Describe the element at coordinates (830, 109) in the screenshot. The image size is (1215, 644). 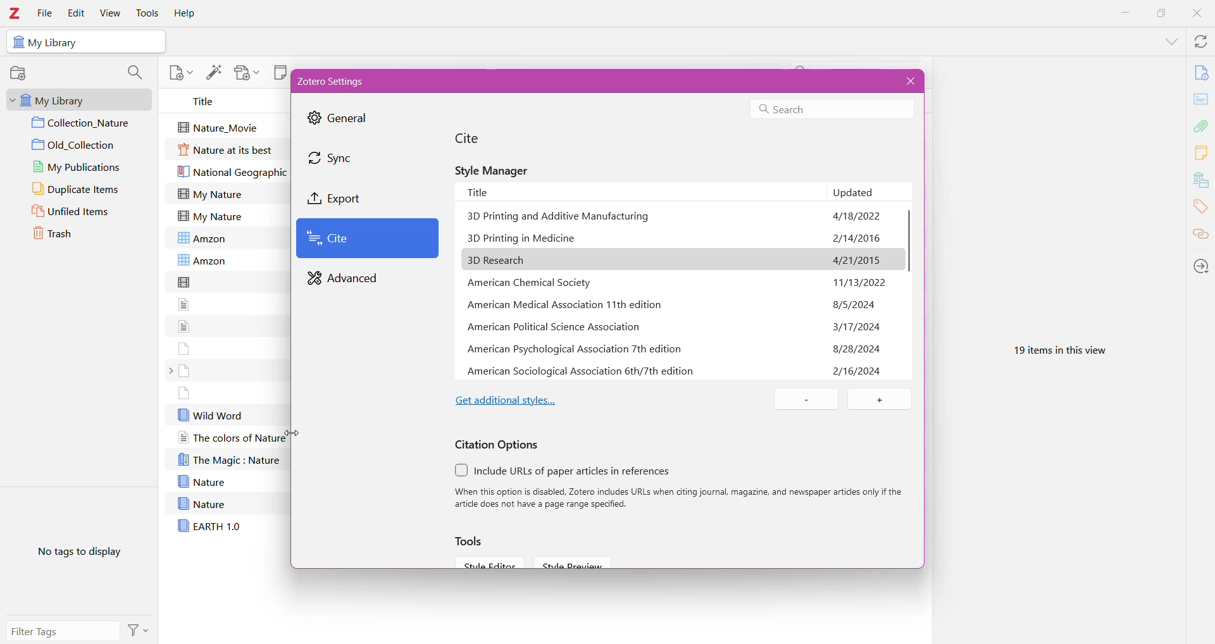
I see `Search Bar` at that location.